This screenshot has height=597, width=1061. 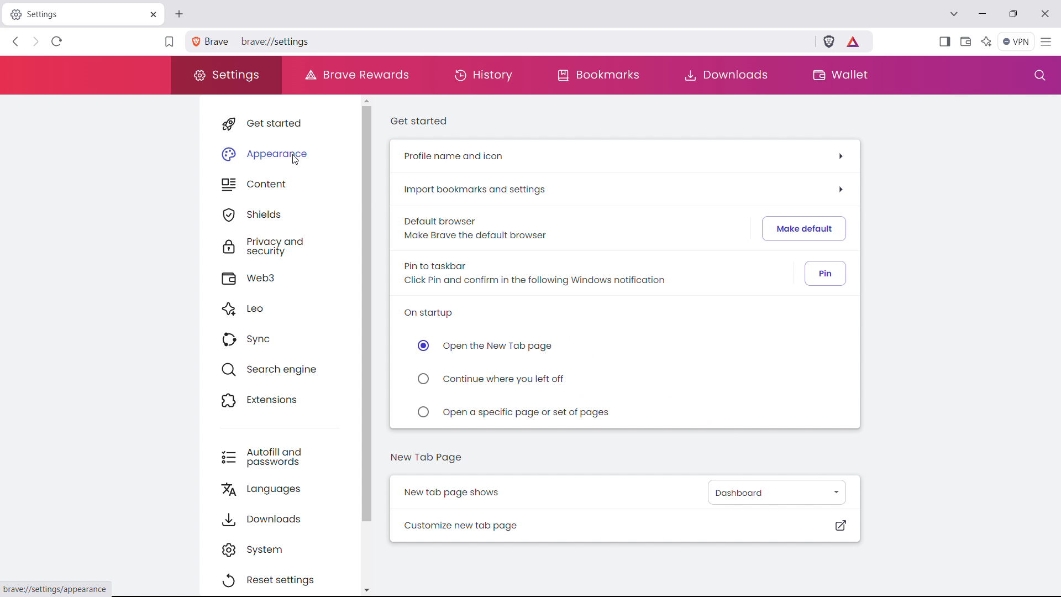 What do you see at coordinates (15, 41) in the screenshot?
I see `click to go back, hold to see history` at bounding box center [15, 41].